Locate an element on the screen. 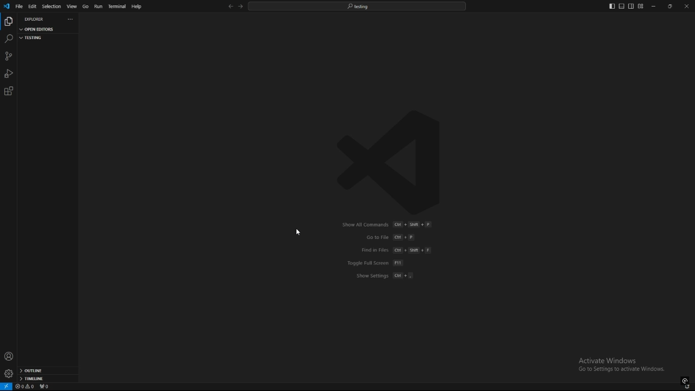 Image resolution: width=695 pixels, height=391 pixels. go is located at coordinates (85, 7).